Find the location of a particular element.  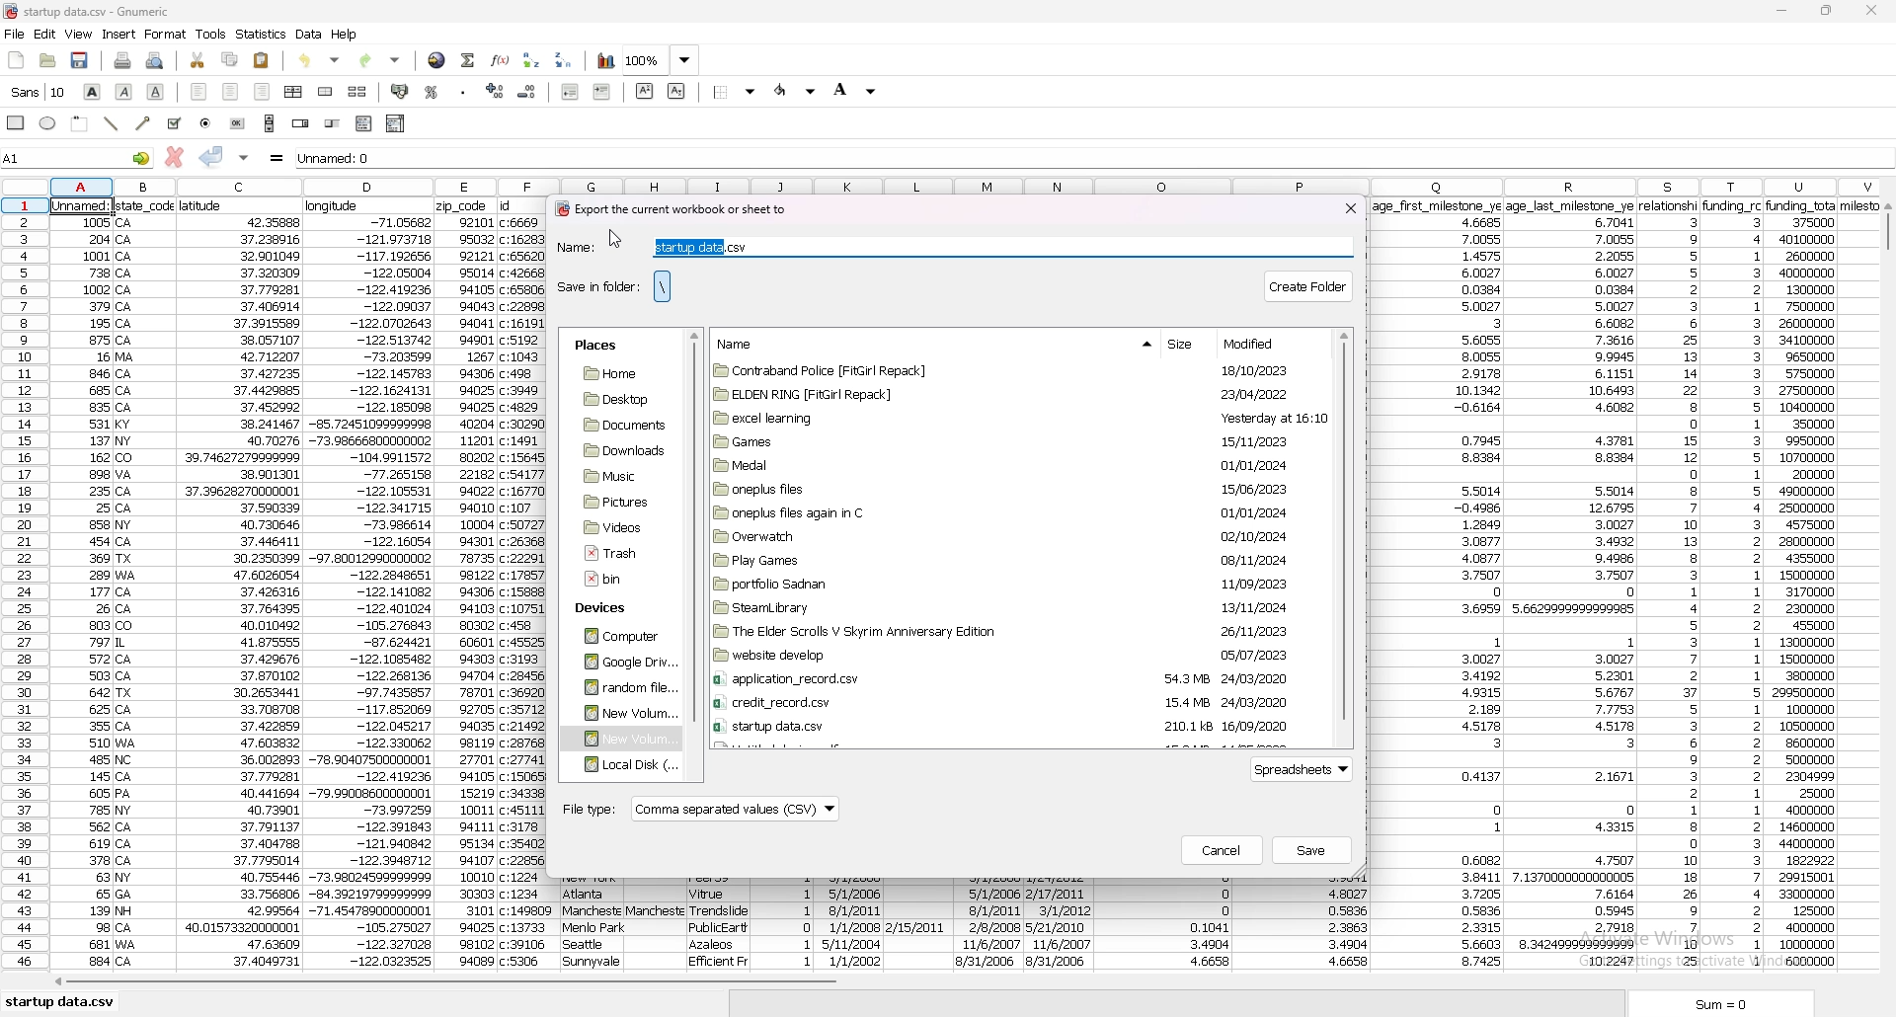

sort ascending is located at coordinates (531, 60).